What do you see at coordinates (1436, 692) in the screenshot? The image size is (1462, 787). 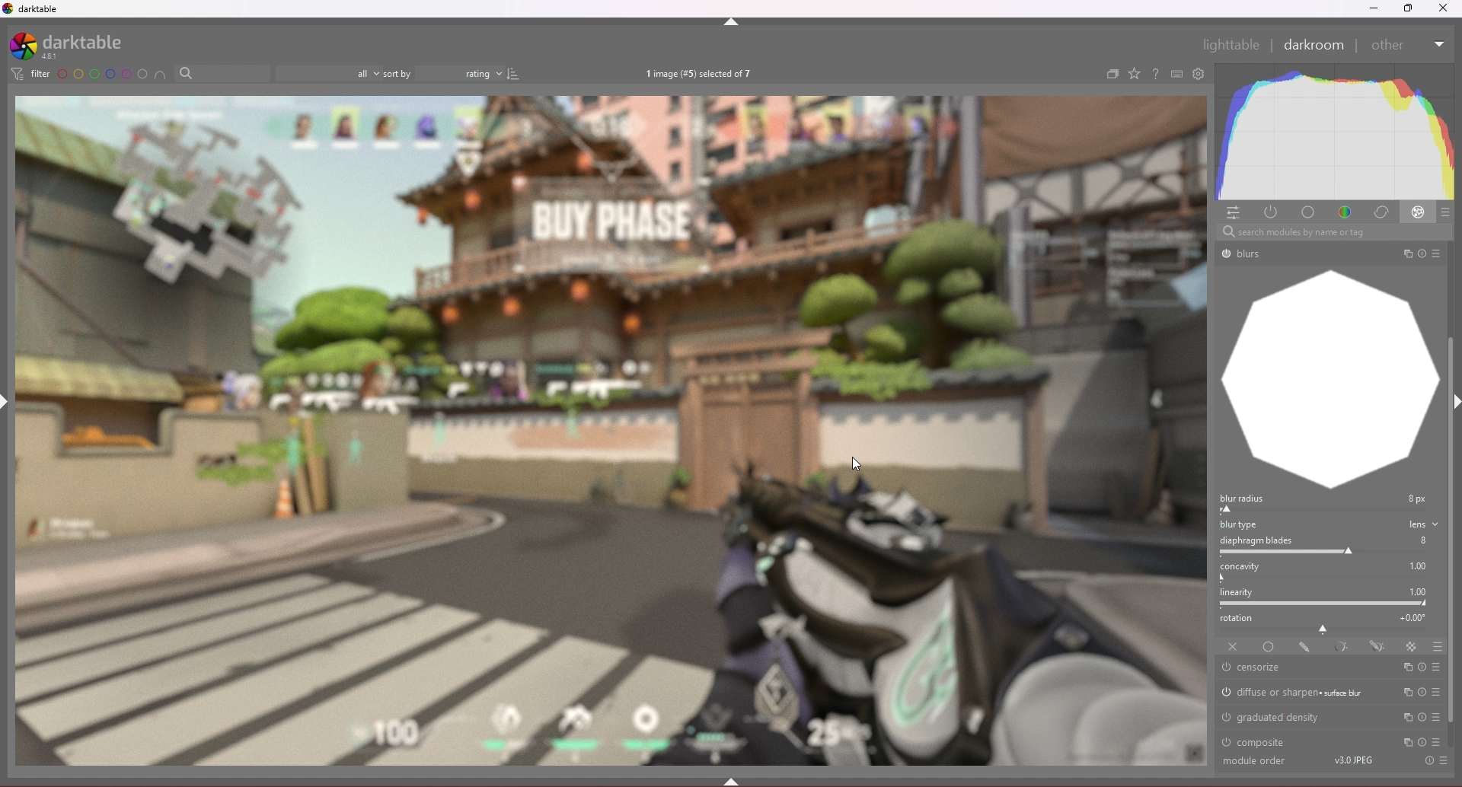 I see `presets` at bounding box center [1436, 692].